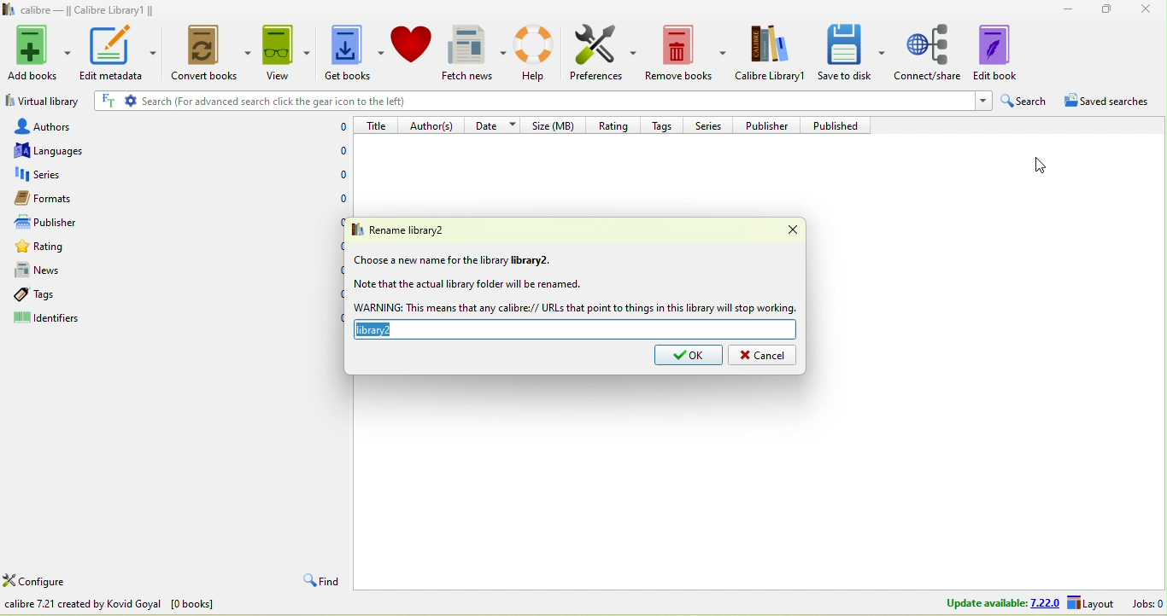  Describe the element at coordinates (334, 245) in the screenshot. I see `0` at that location.